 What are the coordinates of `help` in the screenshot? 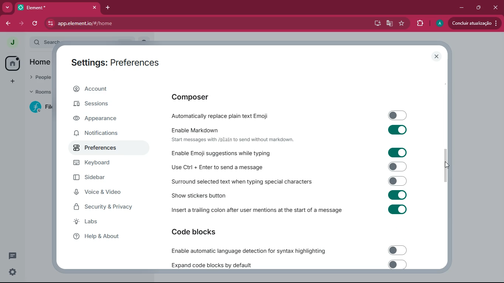 It's located at (106, 237).